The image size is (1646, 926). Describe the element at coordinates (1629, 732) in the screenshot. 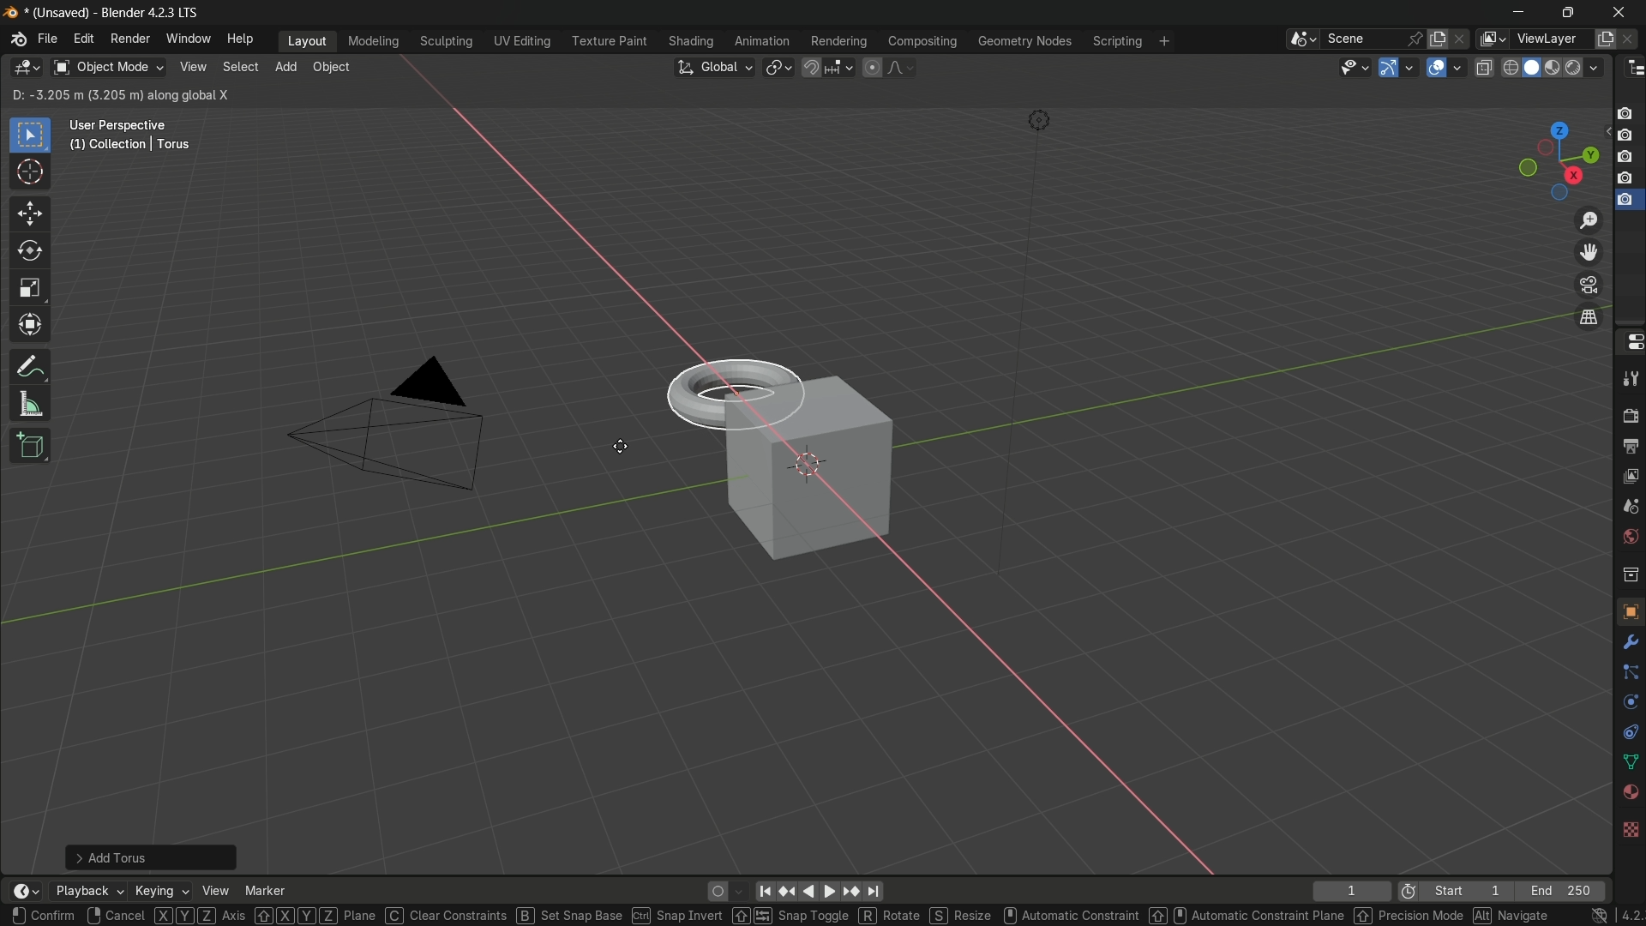

I see `constraints` at that location.